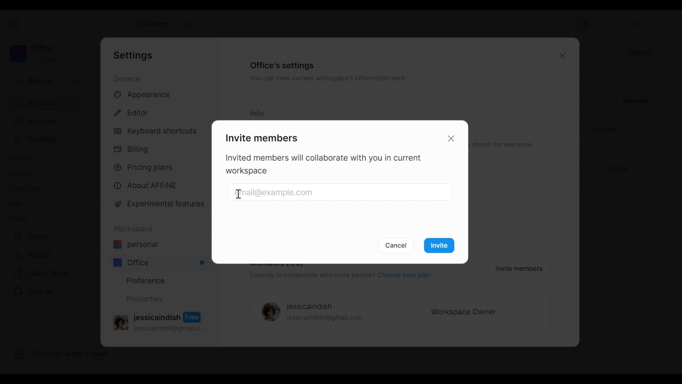  Describe the element at coordinates (32, 291) in the screenshot. I see `Star us` at that location.